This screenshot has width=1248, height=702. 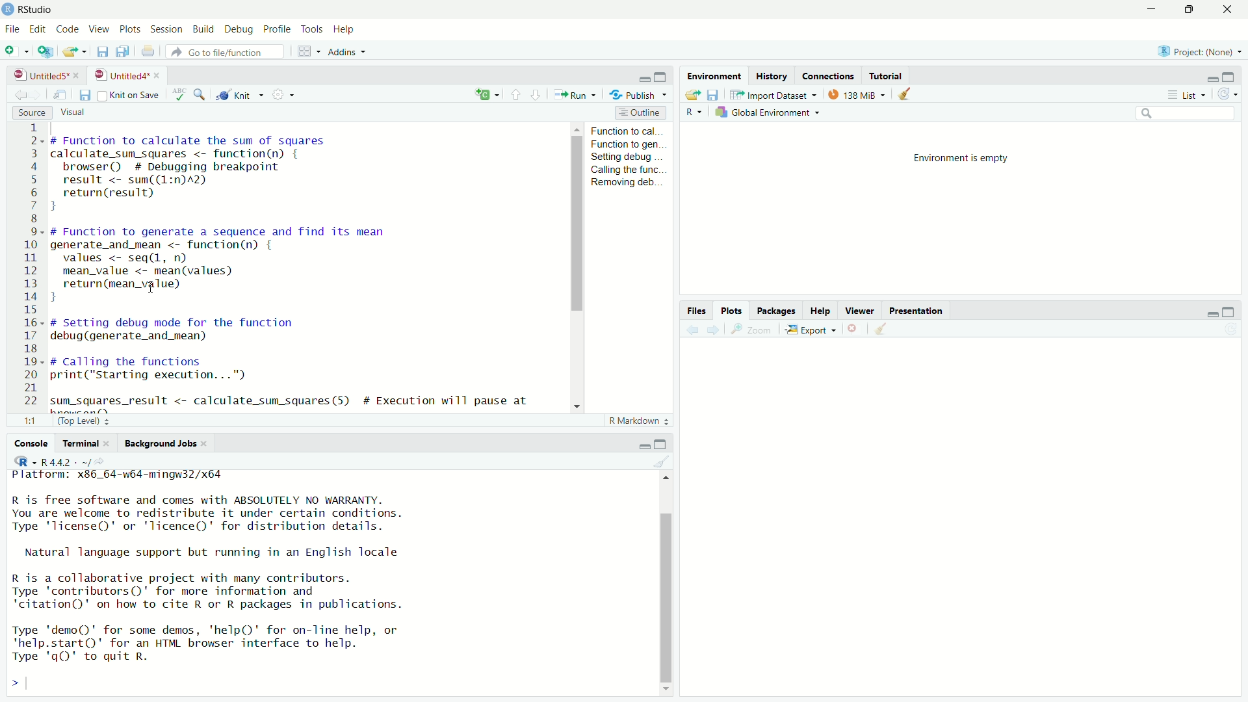 I want to click on untitled5, so click(x=36, y=73).